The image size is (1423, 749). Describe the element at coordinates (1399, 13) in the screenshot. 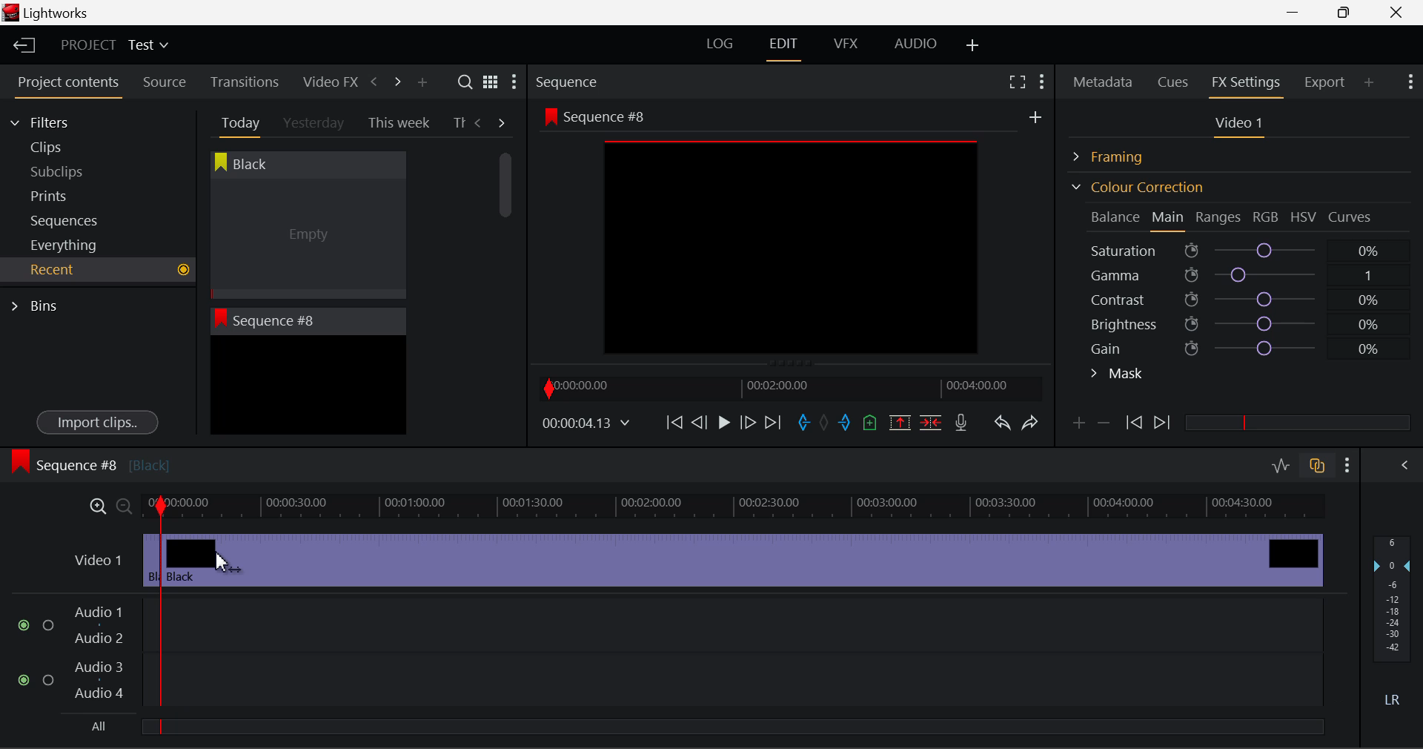

I see `Close` at that location.